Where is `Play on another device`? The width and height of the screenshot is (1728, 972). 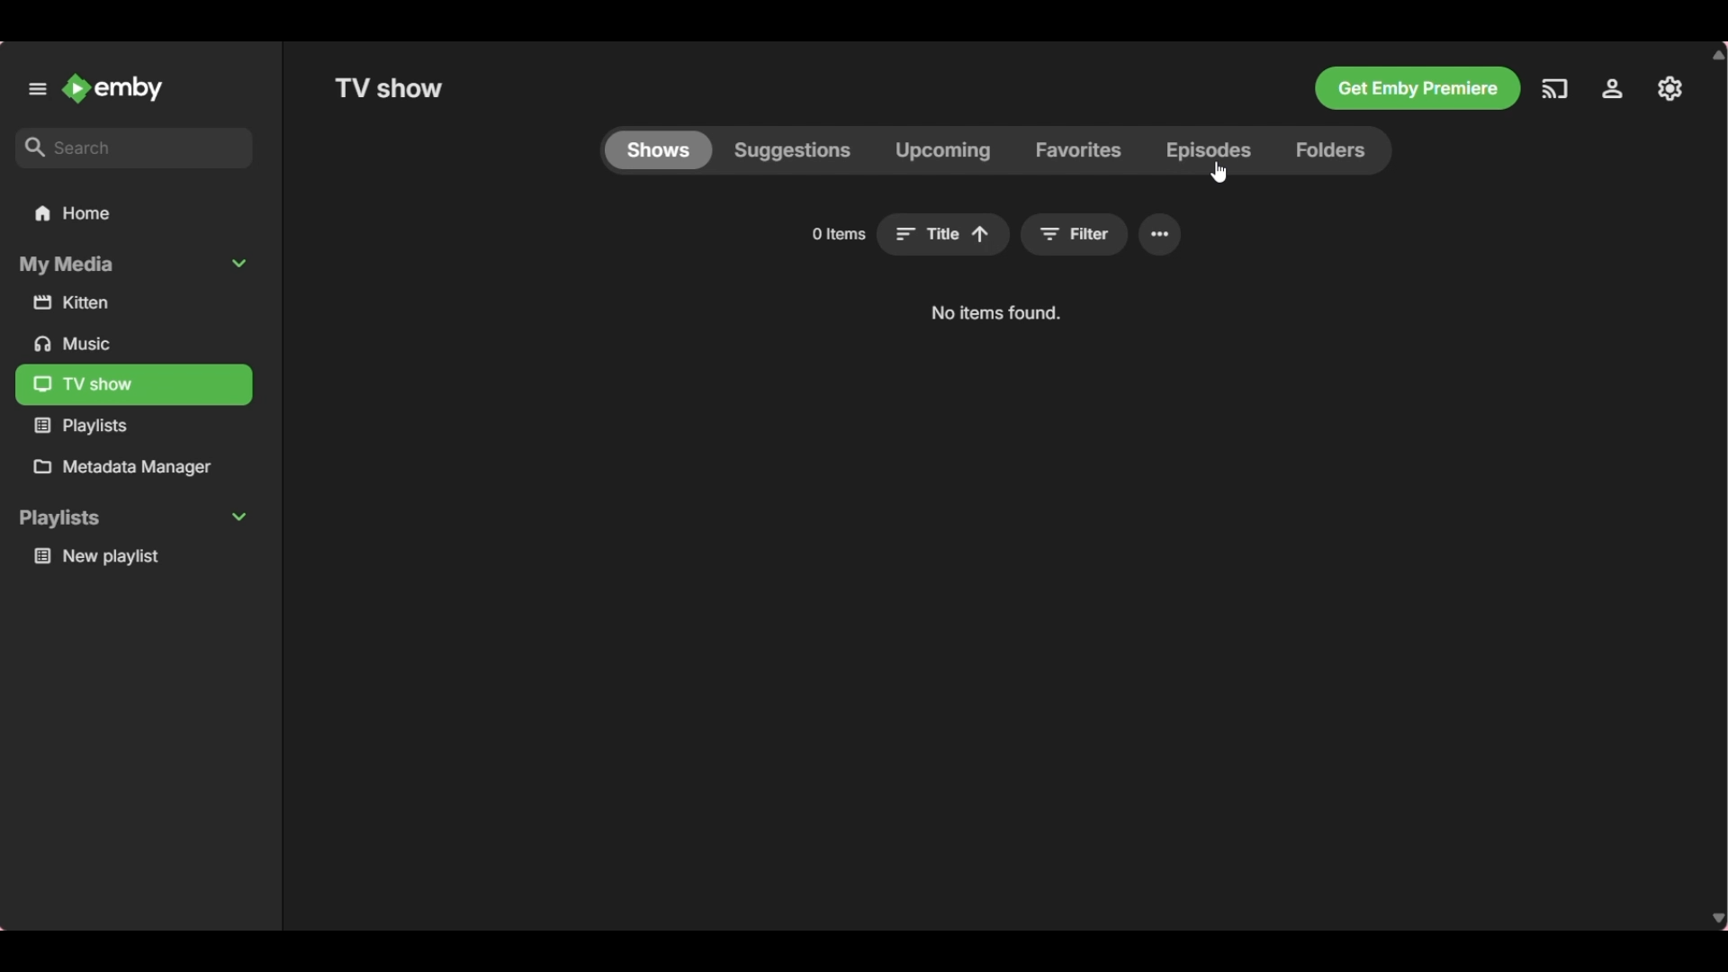
Play on another device is located at coordinates (1554, 89).